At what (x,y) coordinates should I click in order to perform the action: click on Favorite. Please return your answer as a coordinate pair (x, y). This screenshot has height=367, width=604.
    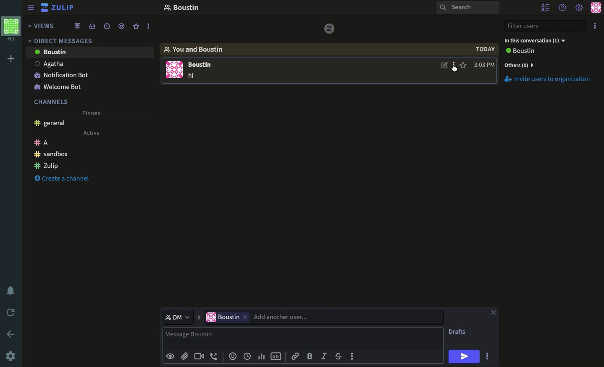
    Looking at the image, I should click on (464, 65).